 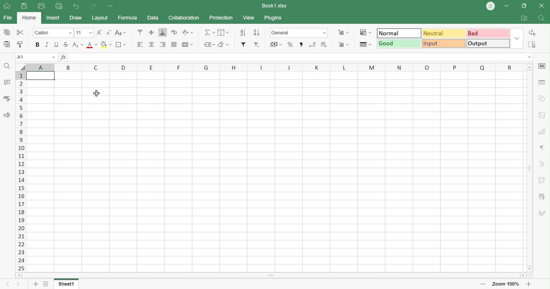 What do you see at coordinates (53, 57) in the screenshot?
I see `Drop down` at bounding box center [53, 57].